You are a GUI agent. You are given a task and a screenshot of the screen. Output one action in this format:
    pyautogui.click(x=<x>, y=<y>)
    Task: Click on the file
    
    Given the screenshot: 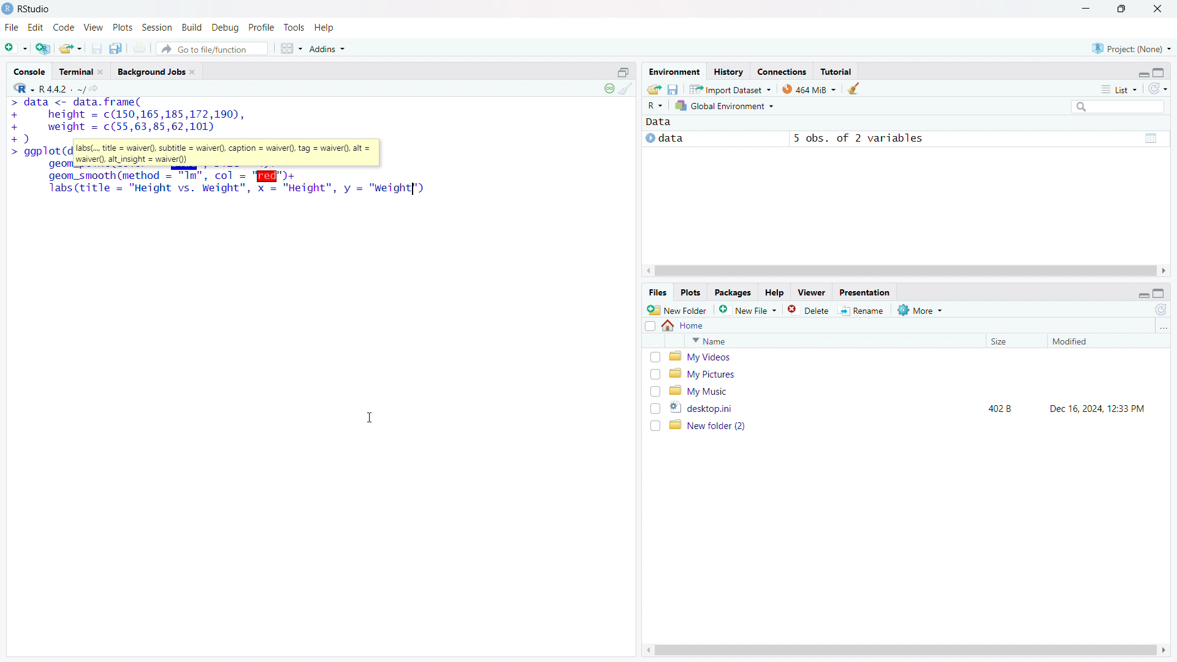 What is the action you would take?
    pyautogui.click(x=12, y=28)
    